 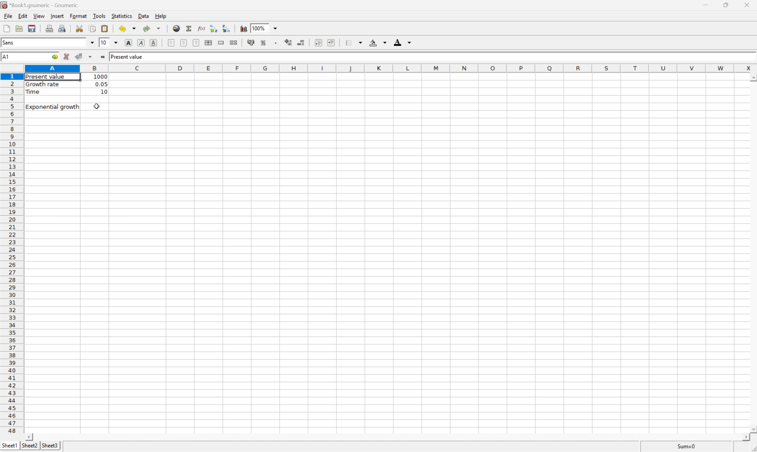 What do you see at coordinates (685, 446) in the screenshot?
I see `Sum=0` at bounding box center [685, 446].